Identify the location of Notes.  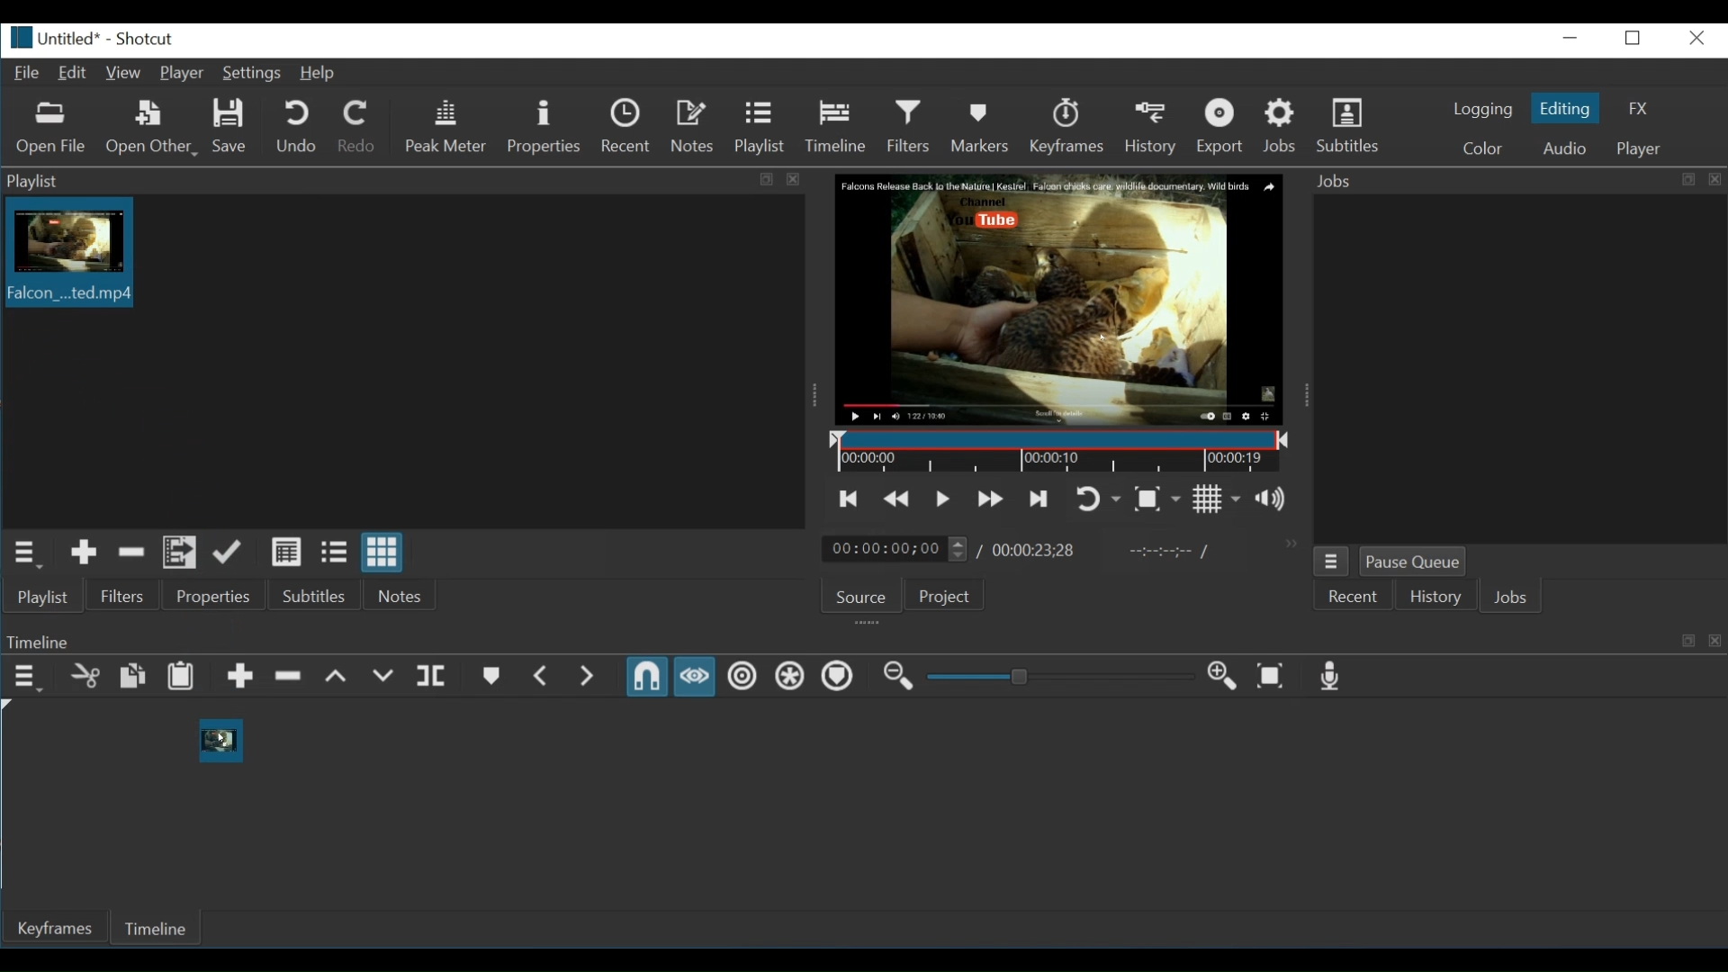
(401, 593).